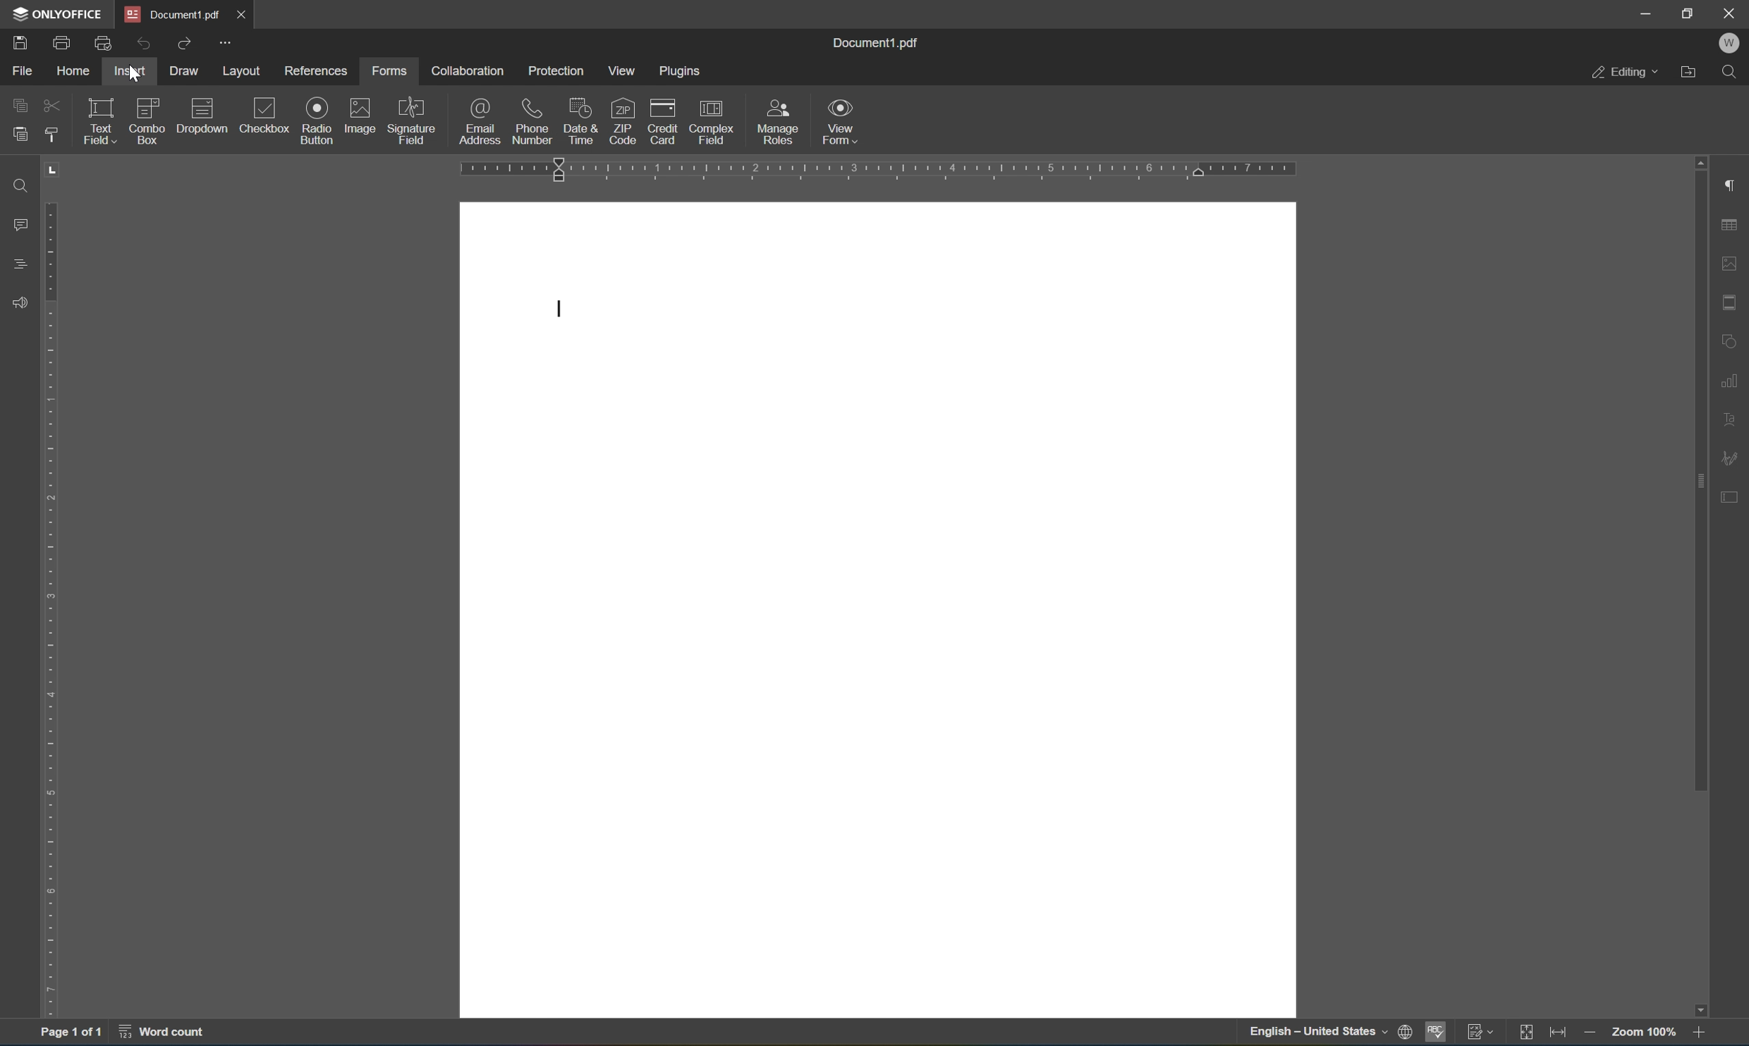 The height and width of the screenshot is (1046, 1749). I want to click on Close, so click(243, 13).